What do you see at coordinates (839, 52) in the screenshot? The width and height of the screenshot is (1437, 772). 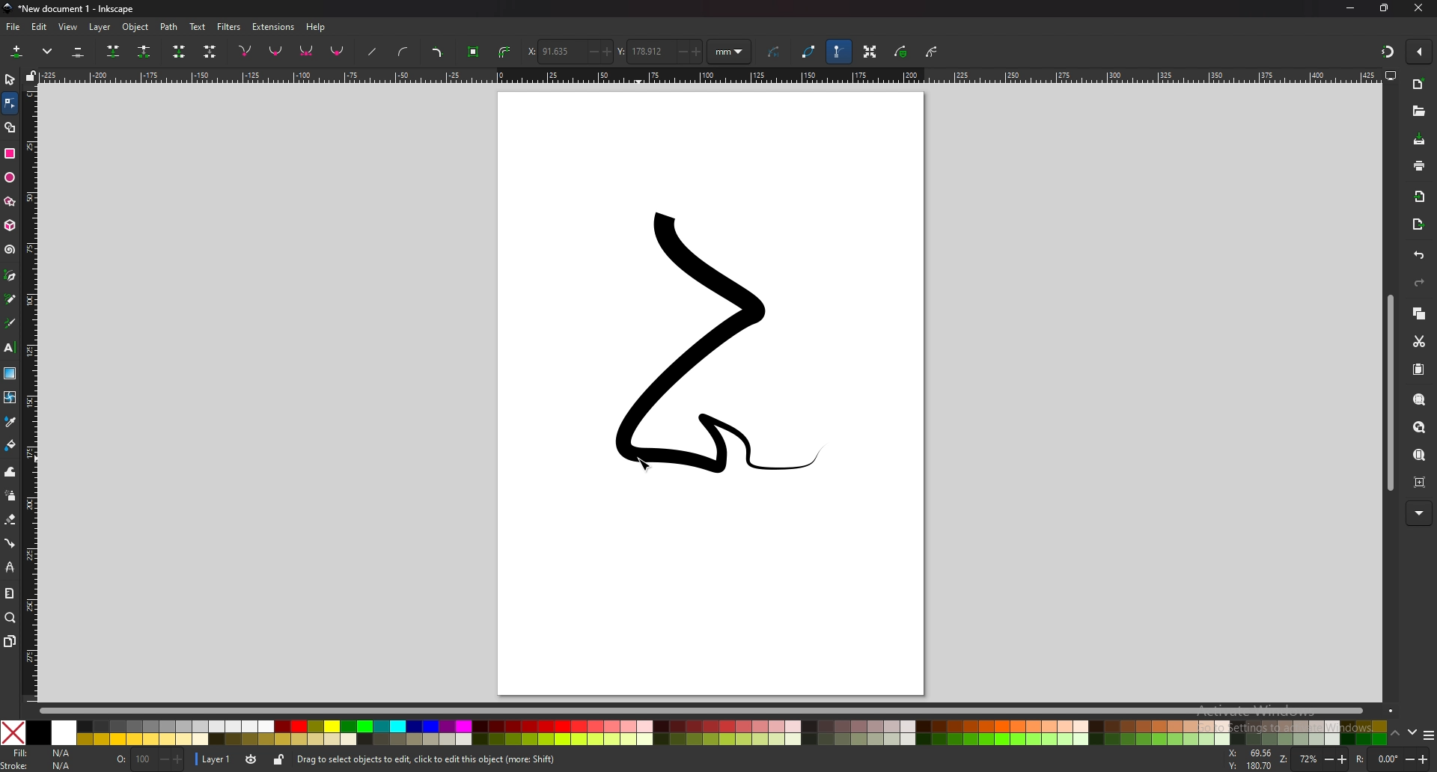 I see `bezier handle` at bounding box center [839, 52].